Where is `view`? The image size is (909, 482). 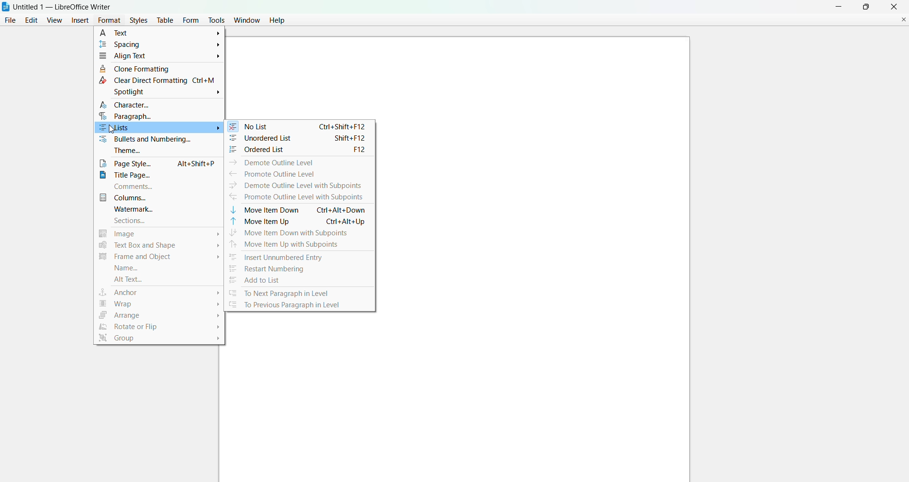
view is located at coordinates (54, 19).